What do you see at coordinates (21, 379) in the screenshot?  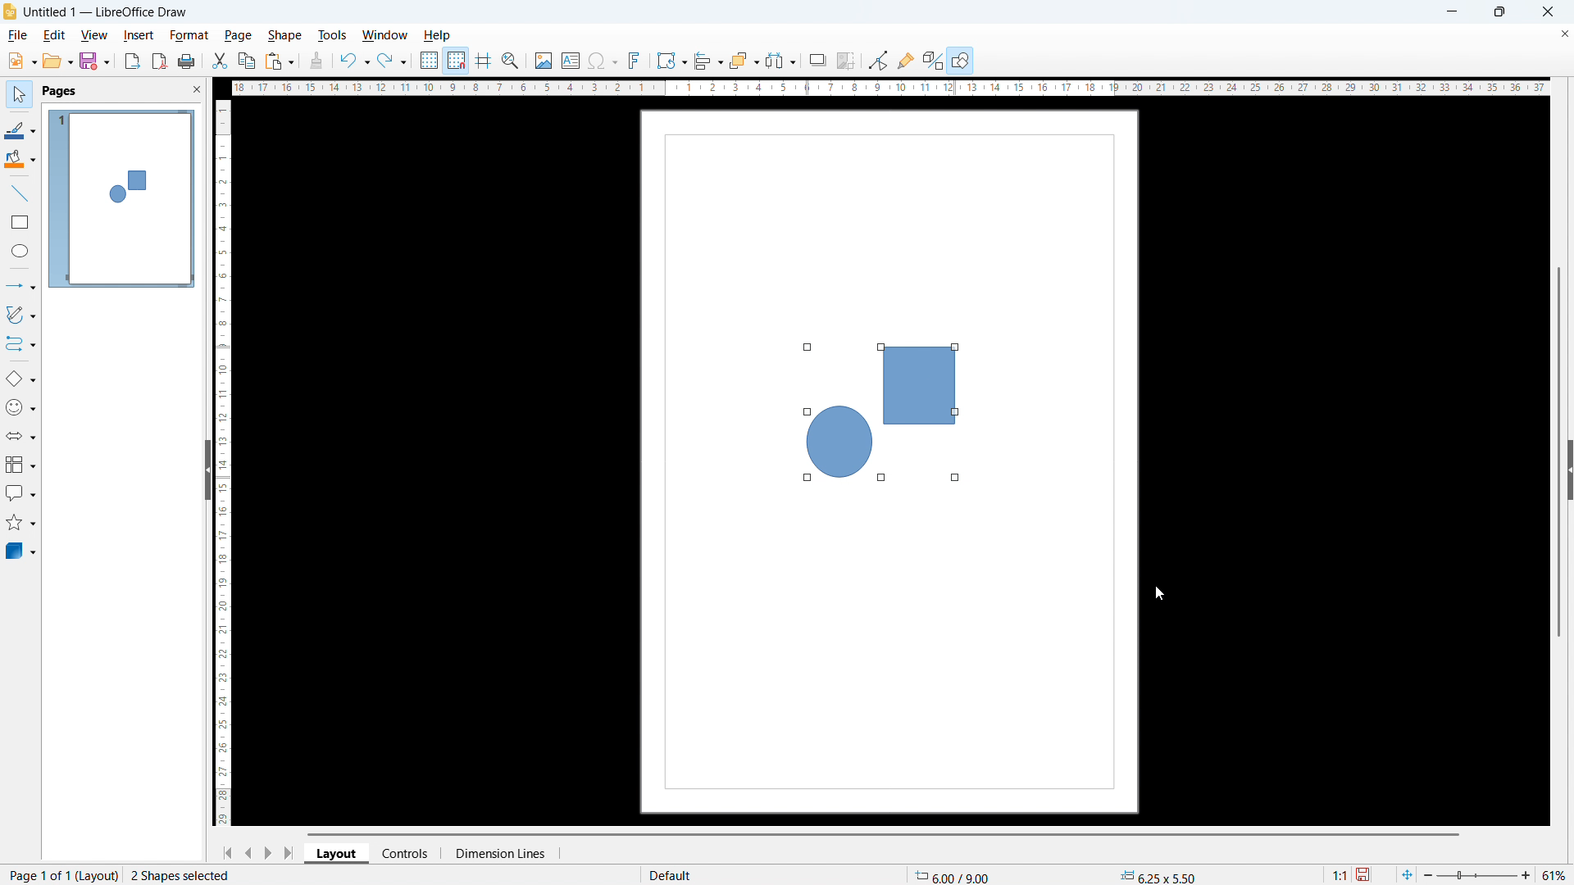 I see `basic shapes` at bounding box center [21, 379].